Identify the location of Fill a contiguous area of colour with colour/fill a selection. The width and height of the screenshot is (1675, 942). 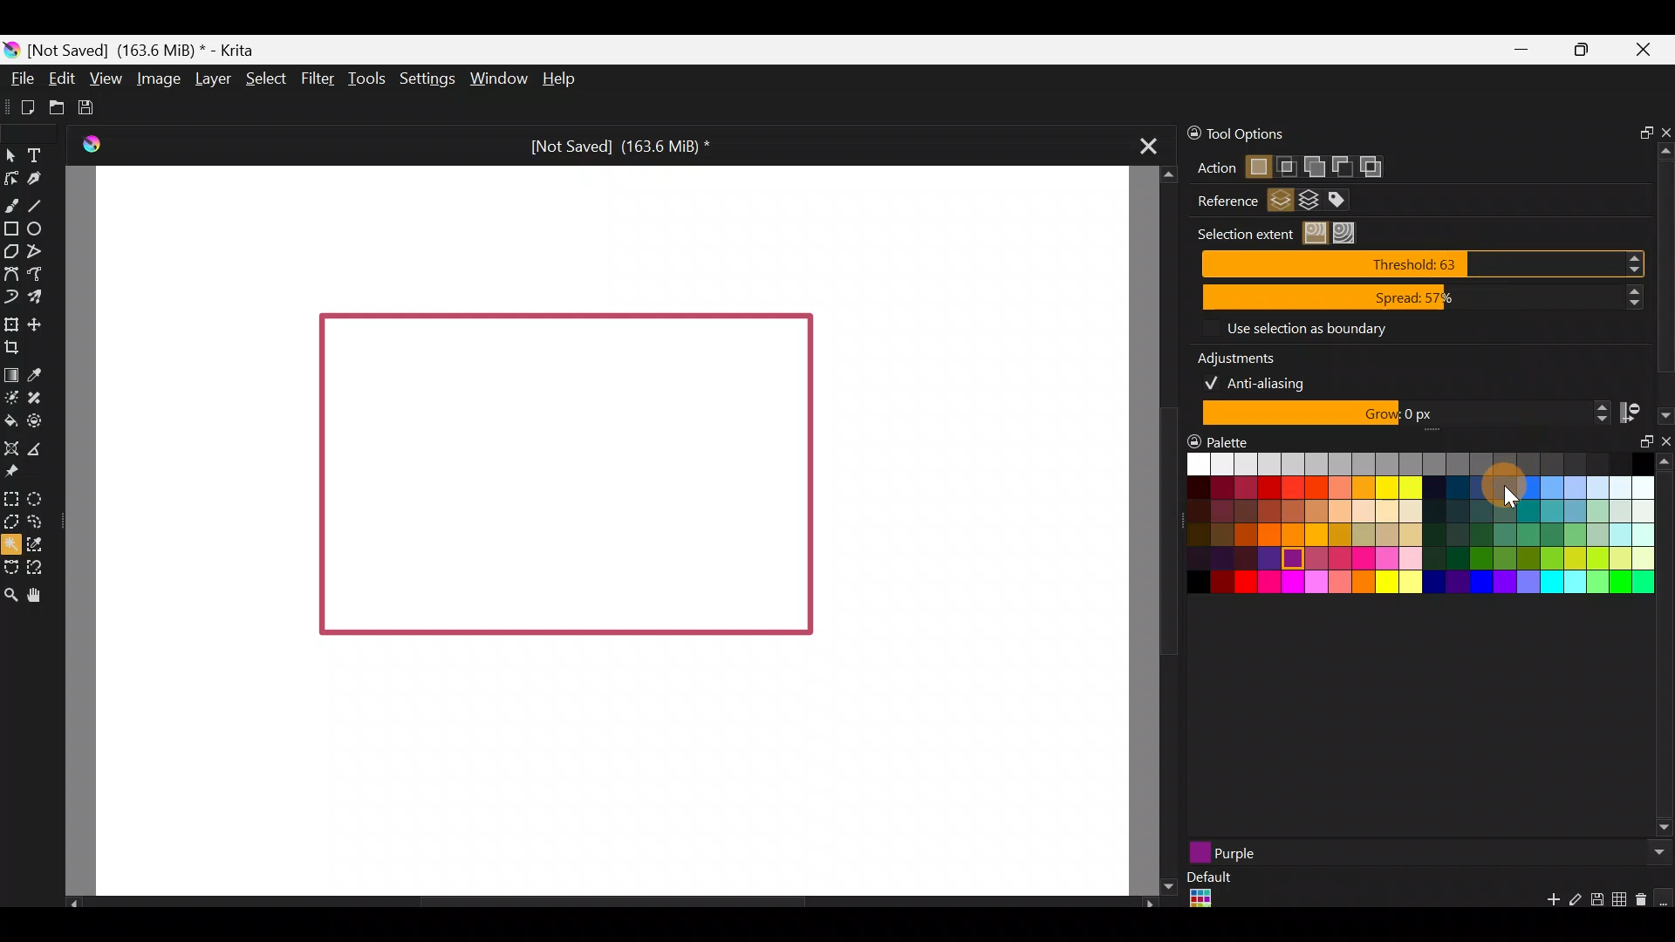
(10, 420).